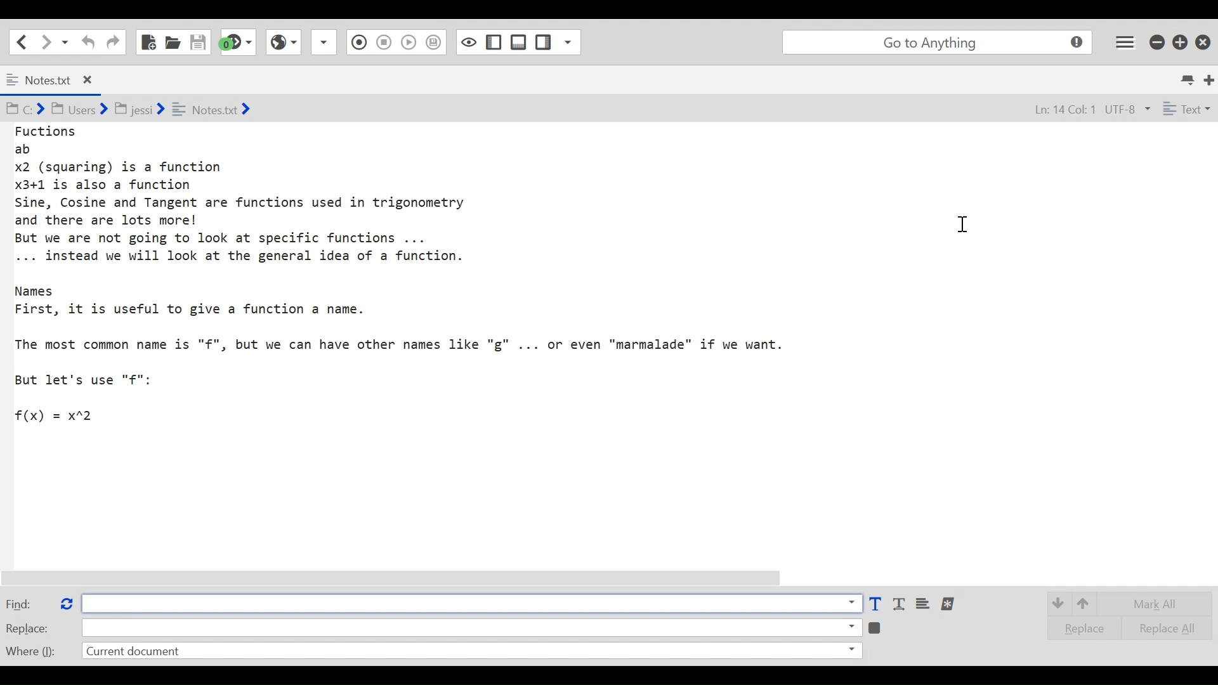 The image size is (1218, 685). I want to click on Jump to next syntax checking result, so click(238, 42).